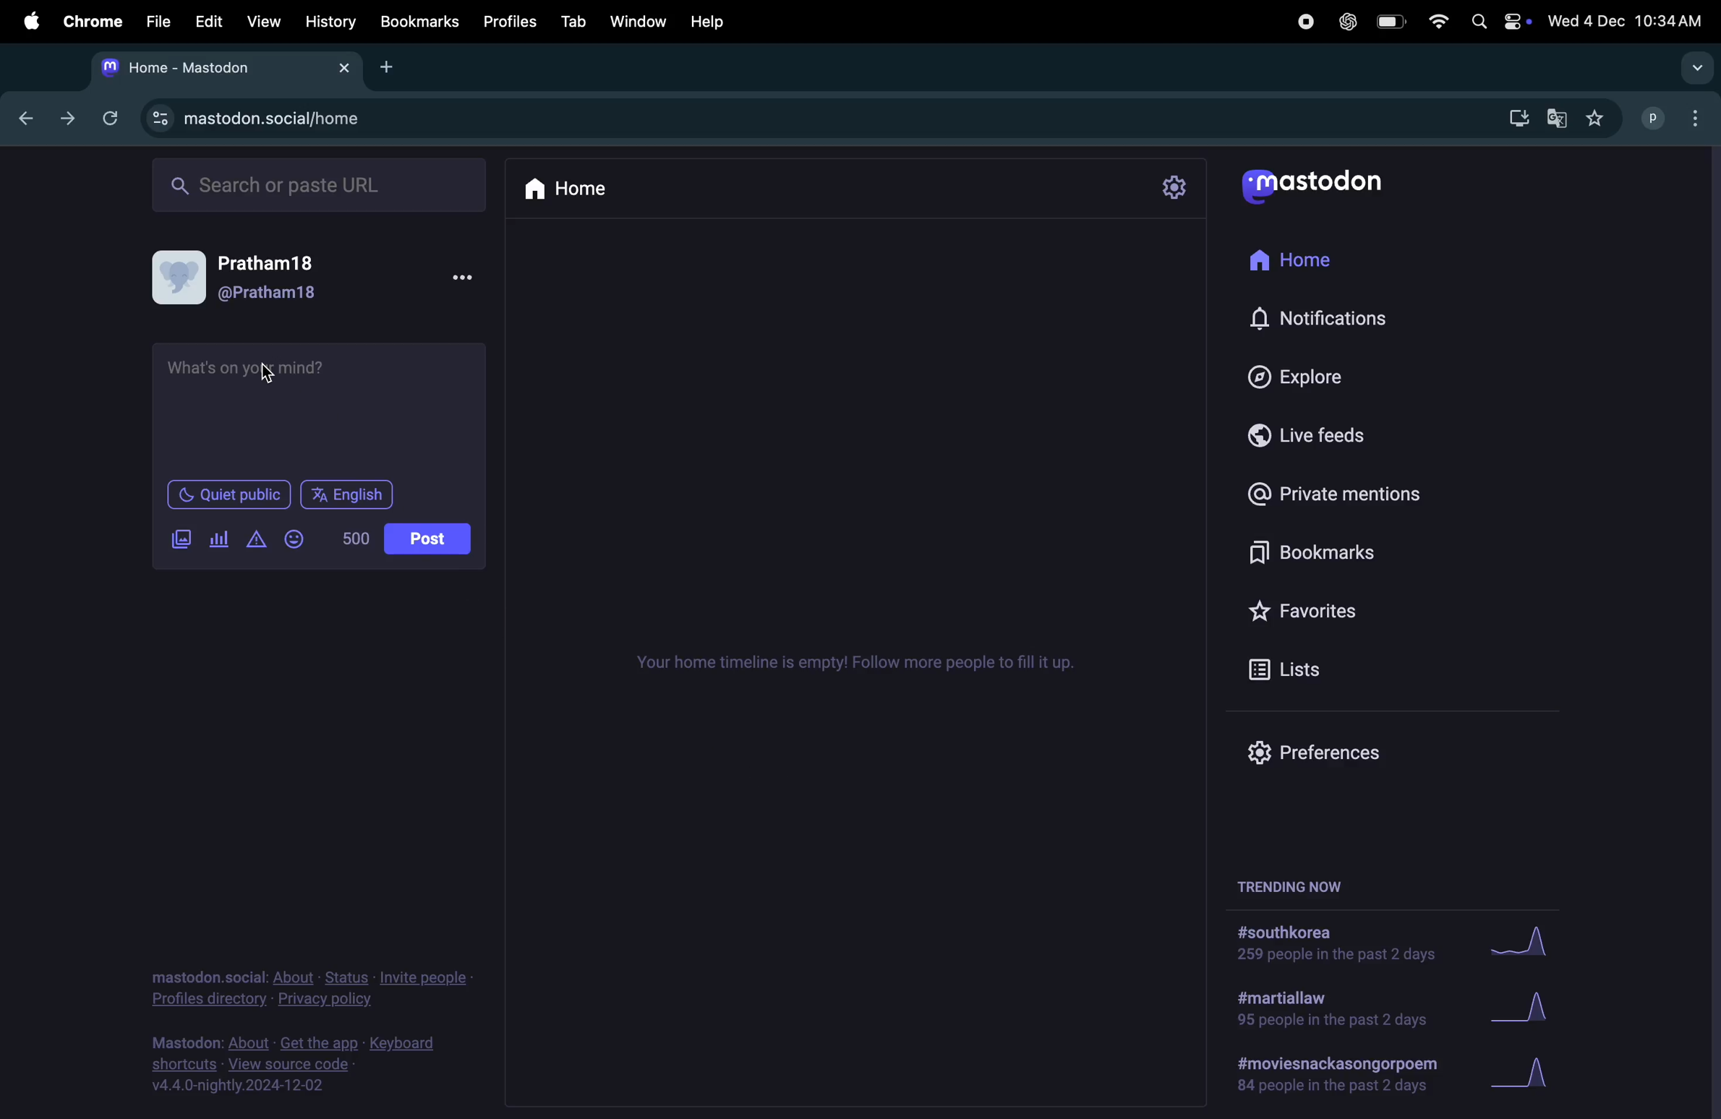 The image size is (1721, 1119). Describe the element at coordinates (1354, 494) in the screenshot. I see `Private mentions` at that location.